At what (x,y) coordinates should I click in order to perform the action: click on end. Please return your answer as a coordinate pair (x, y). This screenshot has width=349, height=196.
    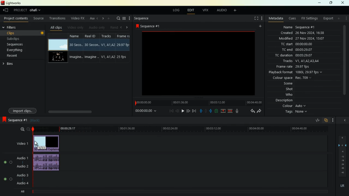
    Looking at the image, I should click on (195, 111).